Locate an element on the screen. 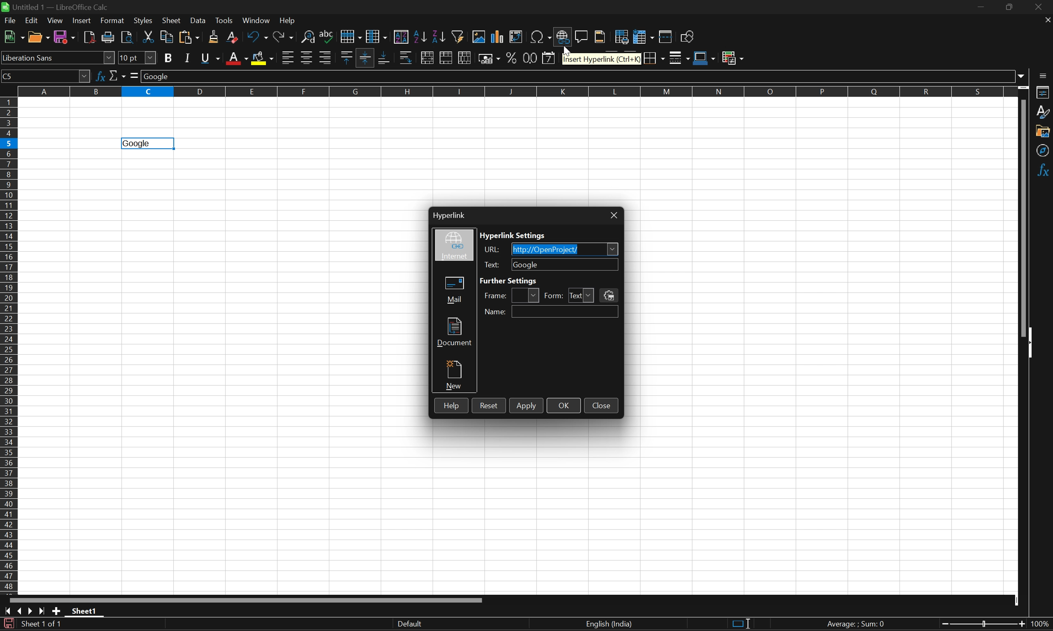 Image resolution: width=1053 pixels, height=631 pixels. Spelling is located at coordinates (328, 33).